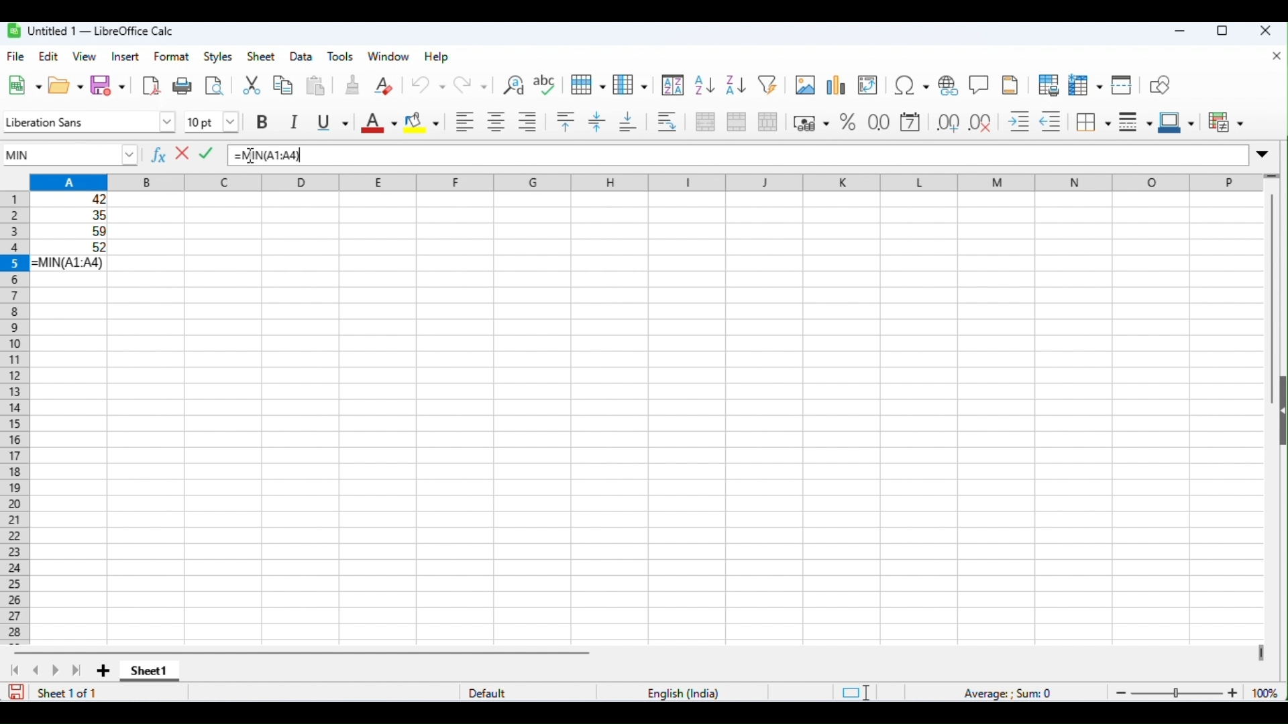 The image size is (1288, 724). What do you see at coordinates (24, 86) in the screenshot?
I see `new` at bounding box center [24, 86].